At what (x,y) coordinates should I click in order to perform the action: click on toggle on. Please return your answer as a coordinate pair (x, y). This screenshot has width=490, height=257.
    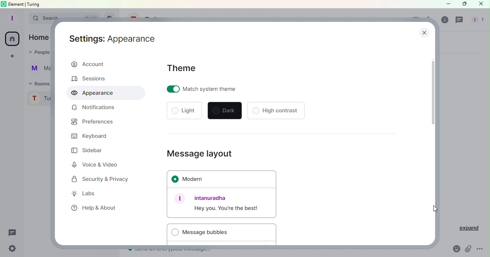
    Looking at the image, I should click on (173, 89).